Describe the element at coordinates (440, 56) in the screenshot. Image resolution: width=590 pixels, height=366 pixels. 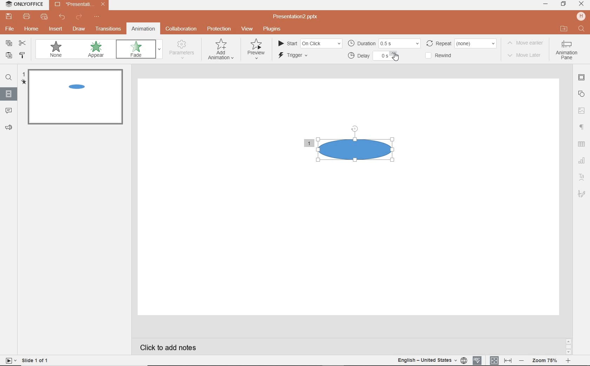
I see `rewind` at that location.